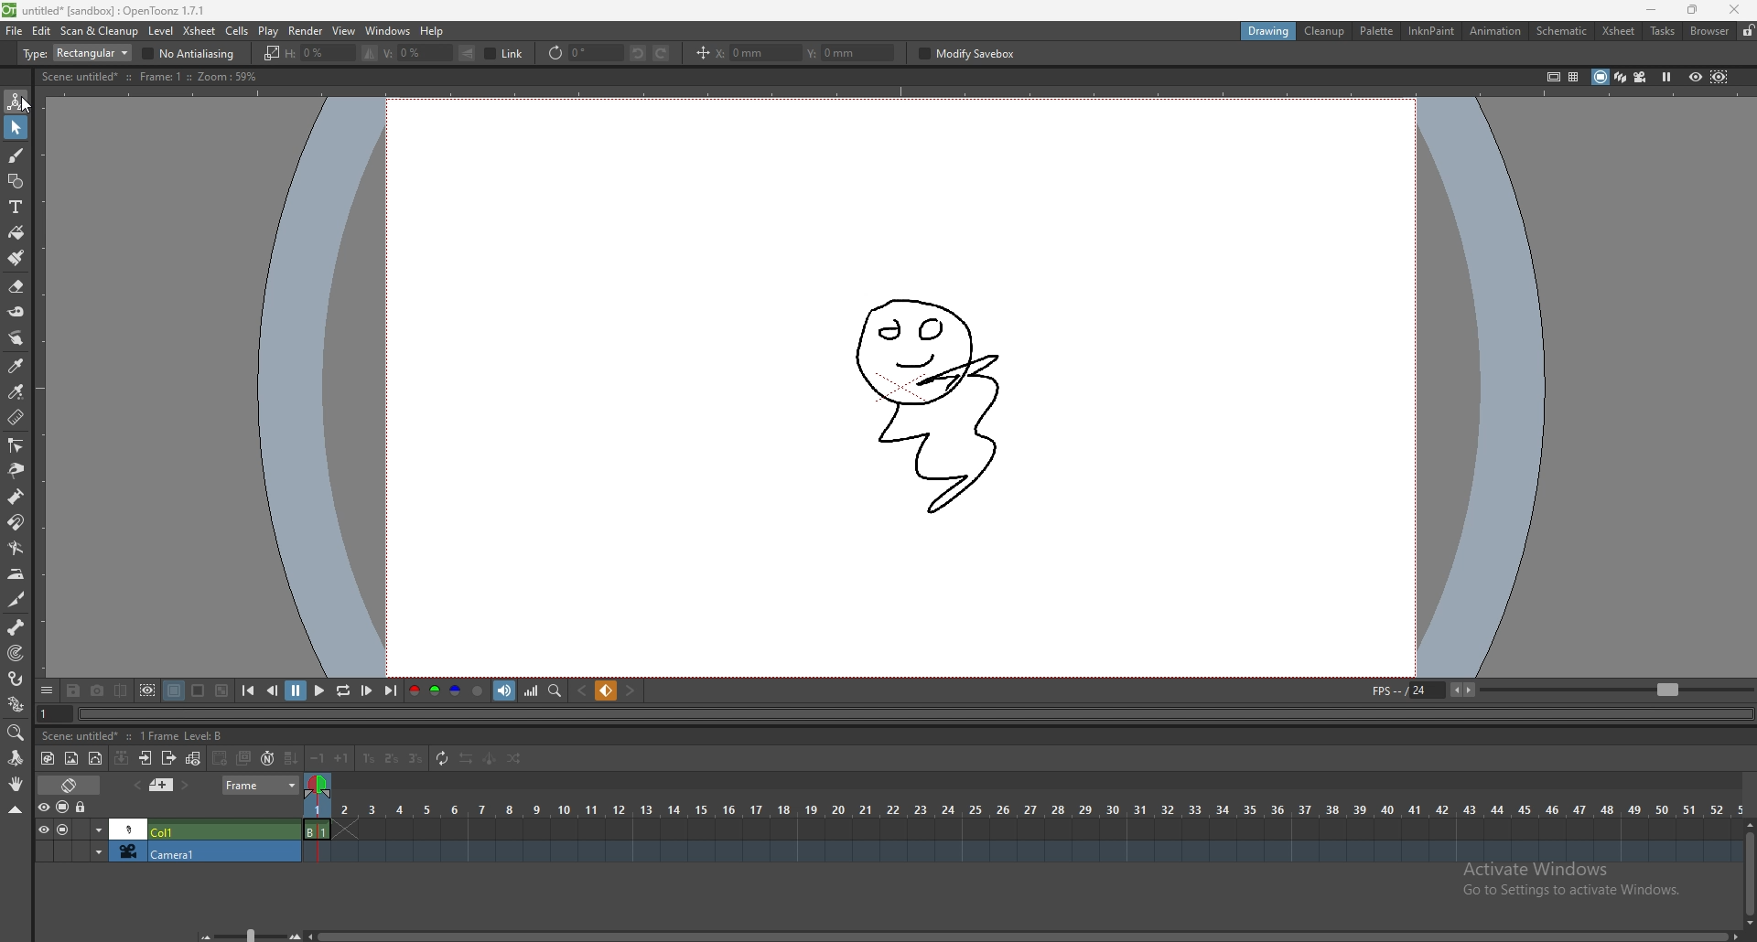  Describe the element at coordinates (294, 759) in the screenshot. I see `fill in empty cells` at that location.